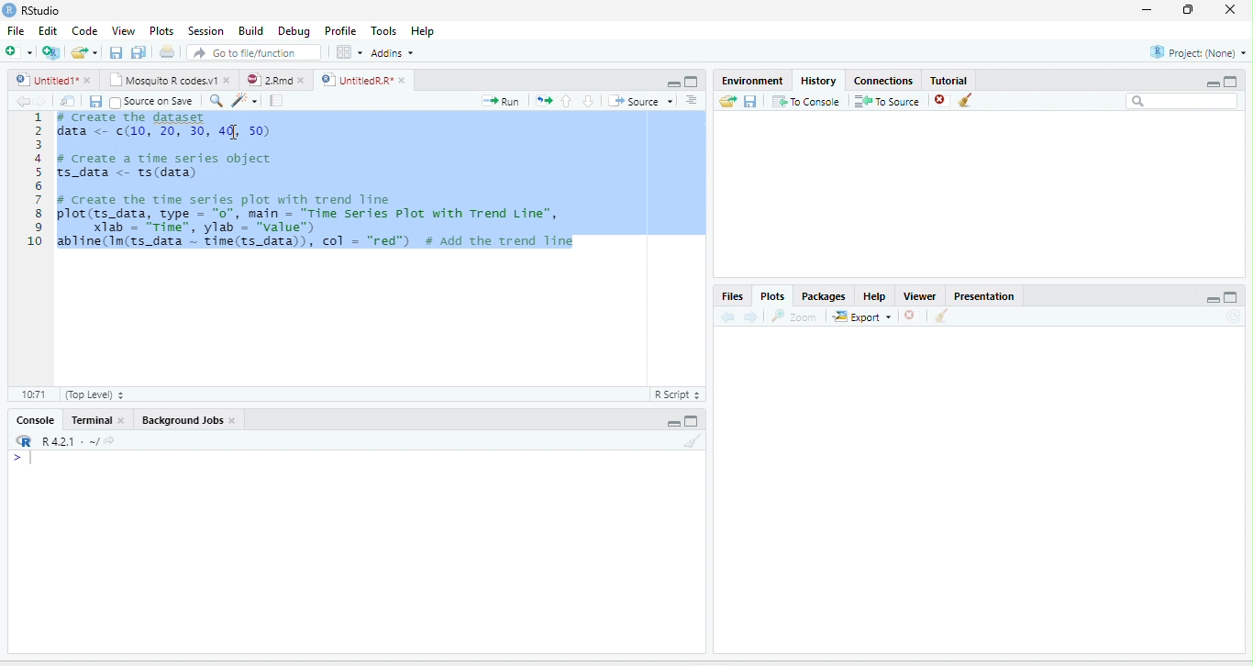  What do you see at coordinates (1196, 52) in the screenshot?
I see `Project: (None)` at bounding box center [1196, 52].